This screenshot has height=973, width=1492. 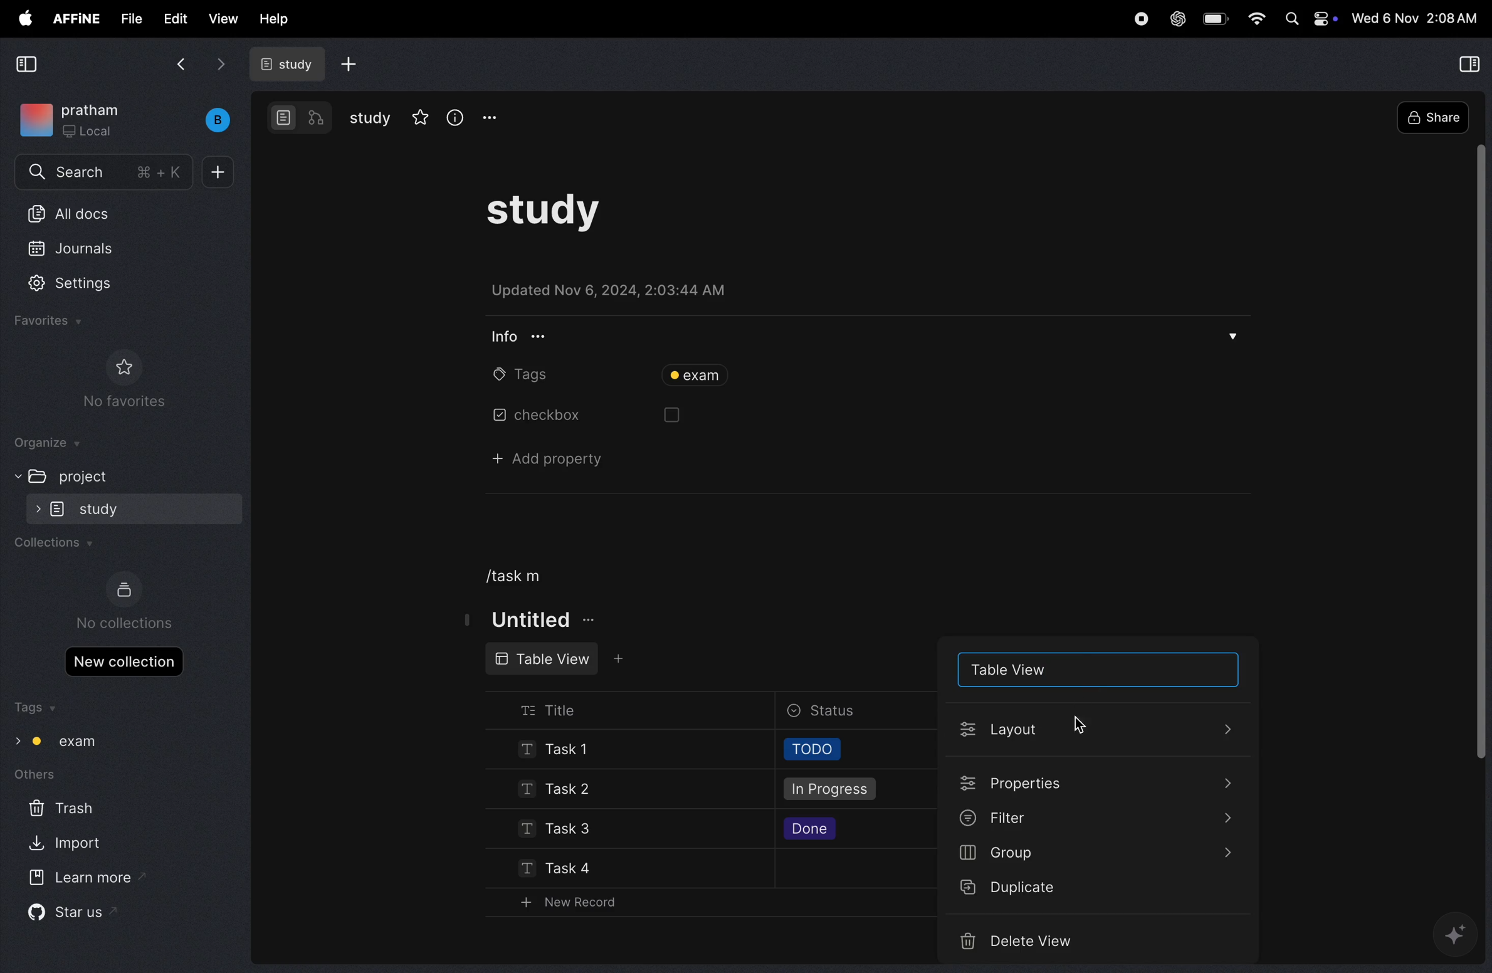 I want to click on affine, so click(x=75, y=18).